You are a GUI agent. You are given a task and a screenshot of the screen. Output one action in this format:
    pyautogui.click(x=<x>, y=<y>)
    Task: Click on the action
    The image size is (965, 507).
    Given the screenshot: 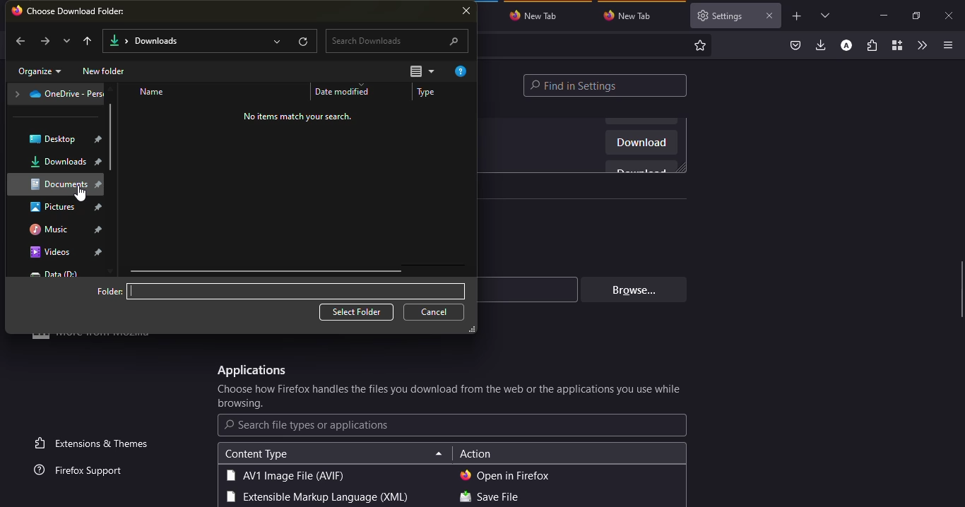 What is the action you would take?
    pyautogui.click(x=475, y=455)
    